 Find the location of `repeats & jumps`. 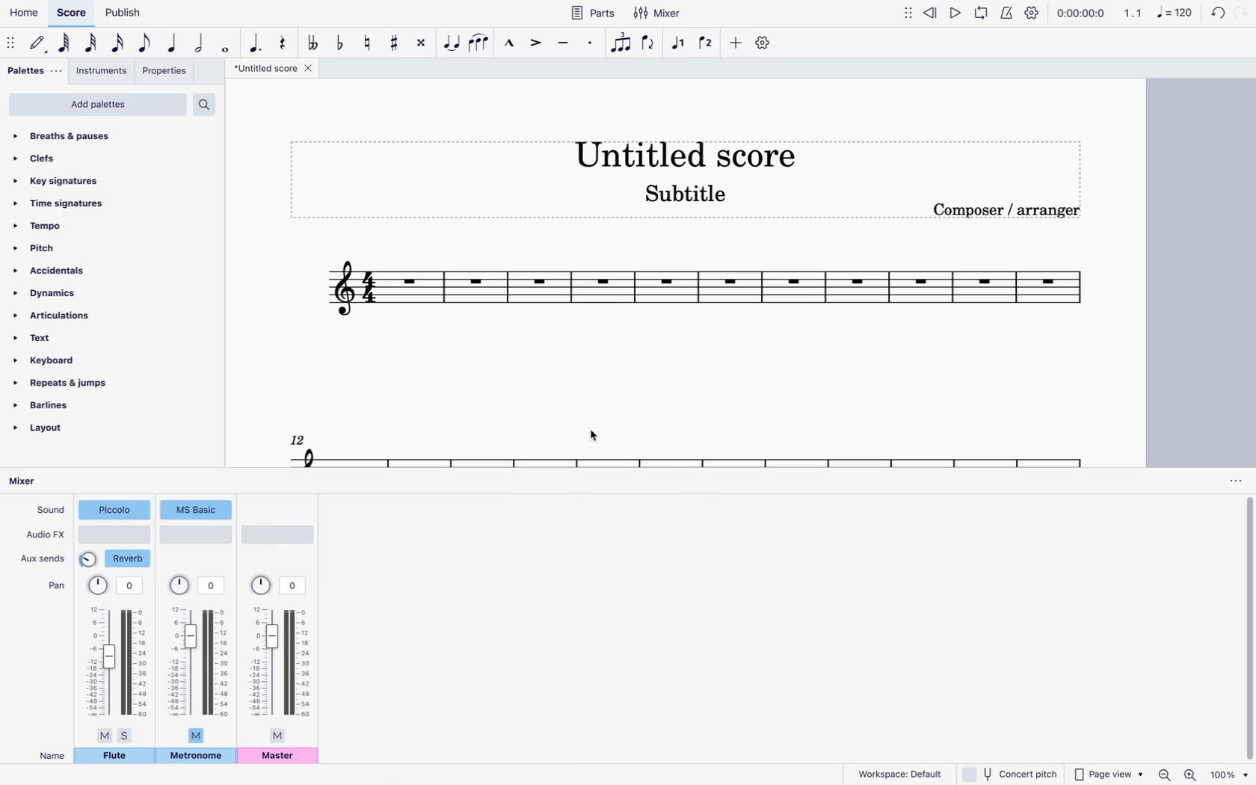

repeats & jumps is located at coordinates (71, 384).